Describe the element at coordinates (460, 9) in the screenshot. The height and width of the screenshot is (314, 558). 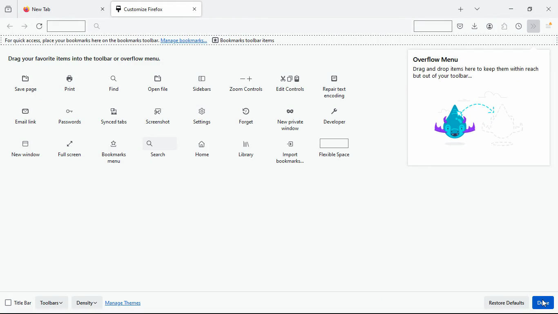
I see `add tab` at that location.